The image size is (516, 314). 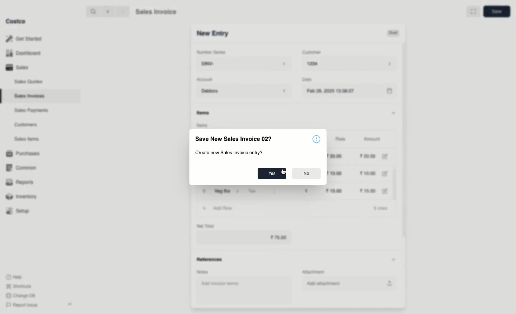 What do you see at coordinates (17, 67) in the screenshot?
I see `Sales` at bounding box center [17, 67].